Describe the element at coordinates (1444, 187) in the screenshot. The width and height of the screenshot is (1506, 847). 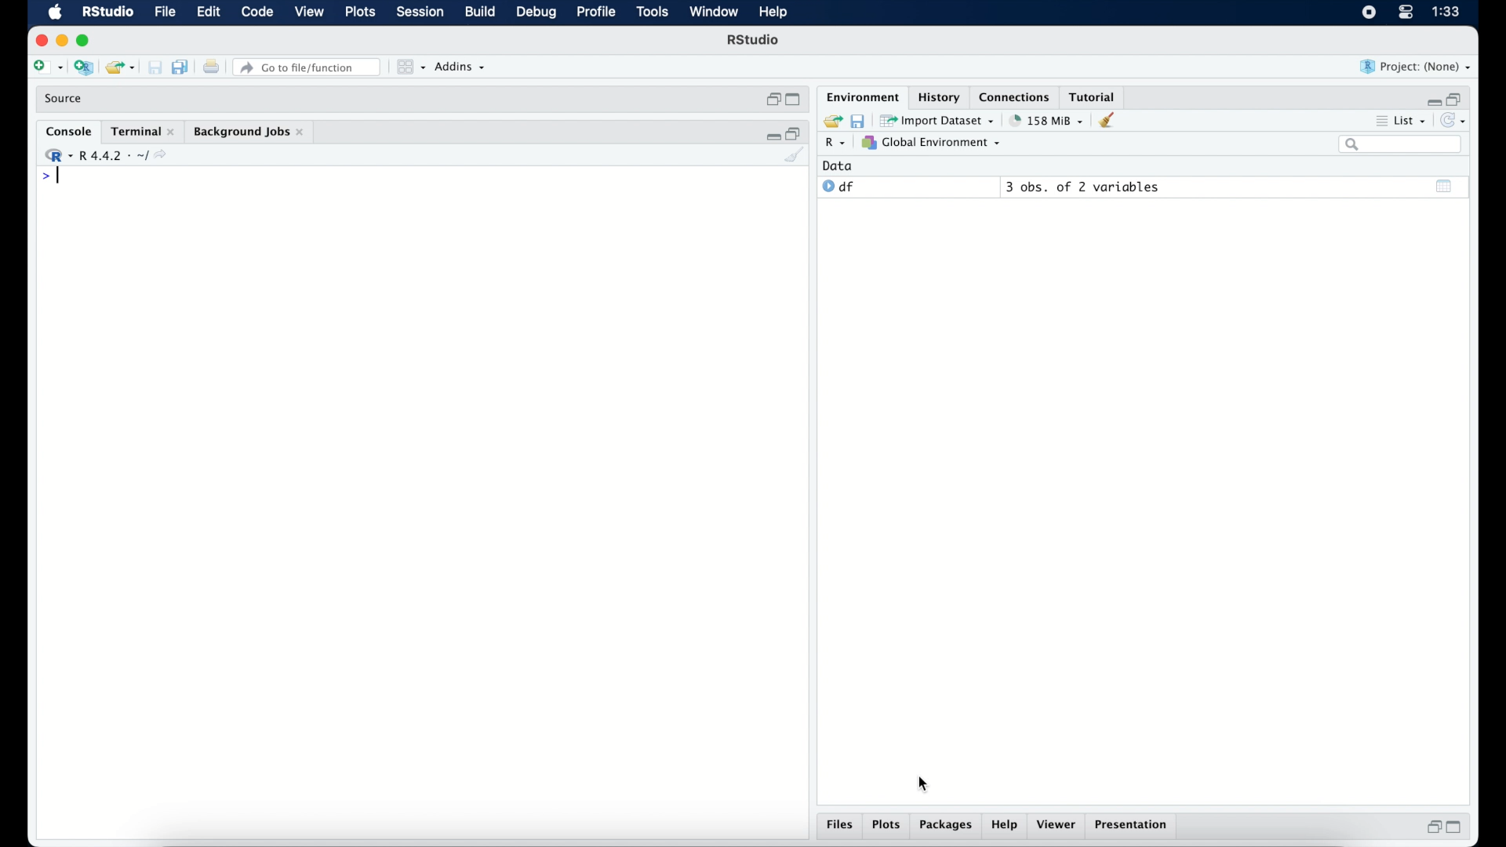
I see `show output window` at that location.